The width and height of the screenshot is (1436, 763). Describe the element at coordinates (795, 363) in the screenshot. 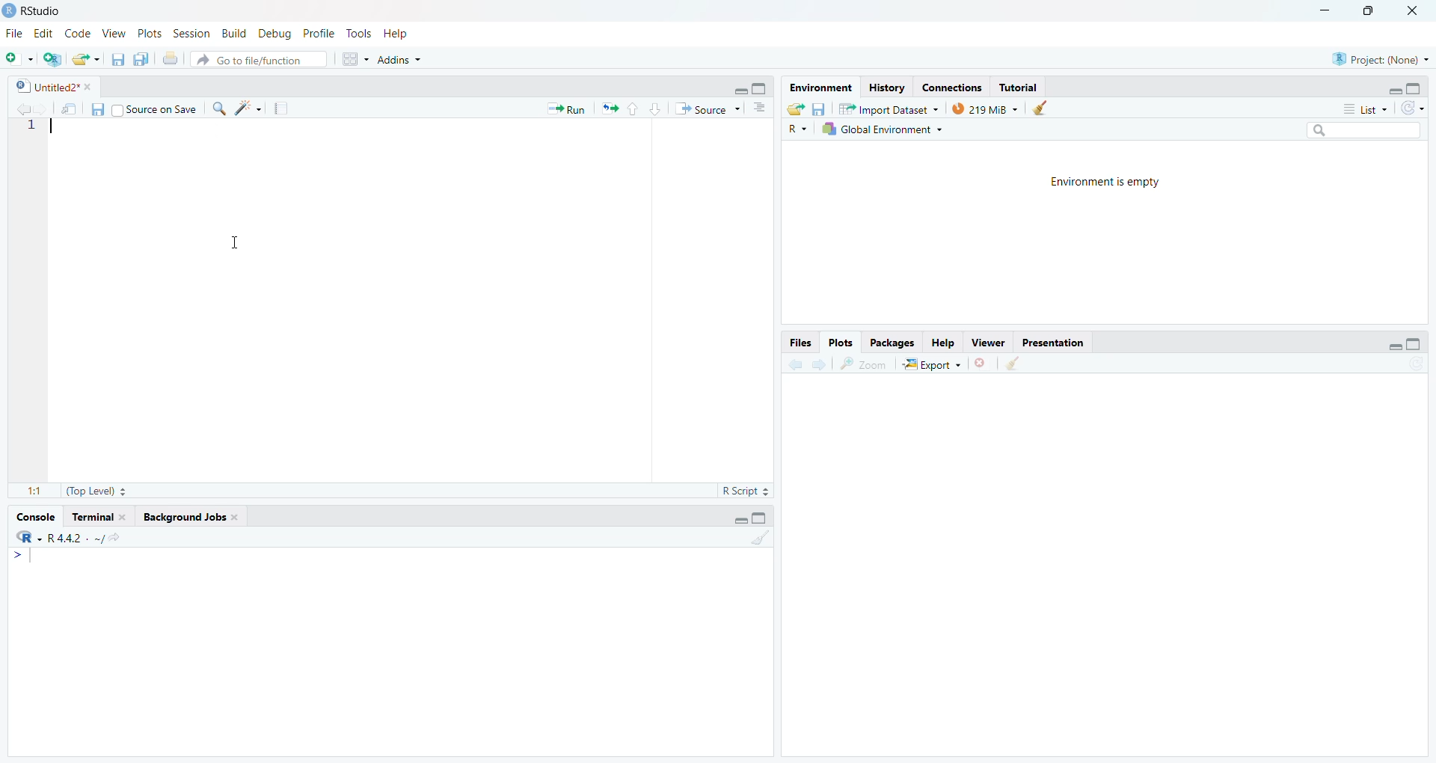

I see `Previous plot` at that location.